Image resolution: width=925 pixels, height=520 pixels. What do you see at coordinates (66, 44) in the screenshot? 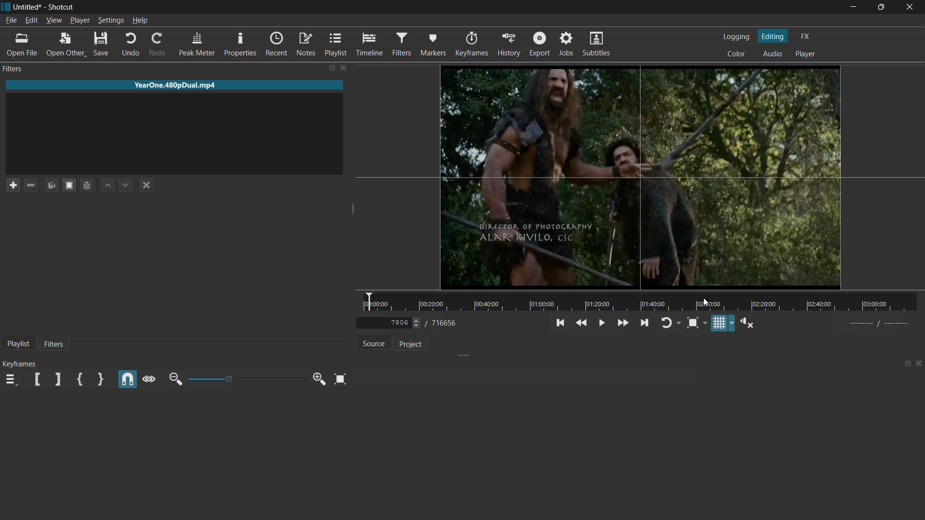
I see `open other` at bounding box center [66, 44].